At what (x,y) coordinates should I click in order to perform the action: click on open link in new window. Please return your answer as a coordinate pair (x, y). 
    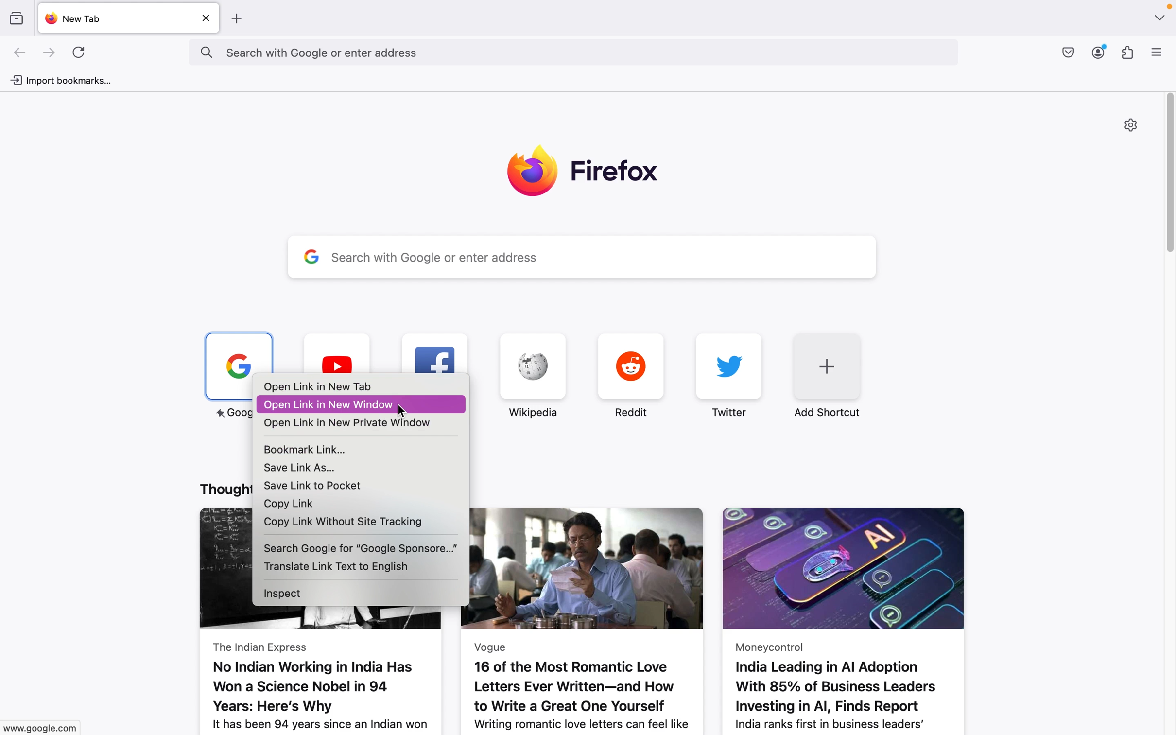
    Looking at the image, I should click on (326, 404).